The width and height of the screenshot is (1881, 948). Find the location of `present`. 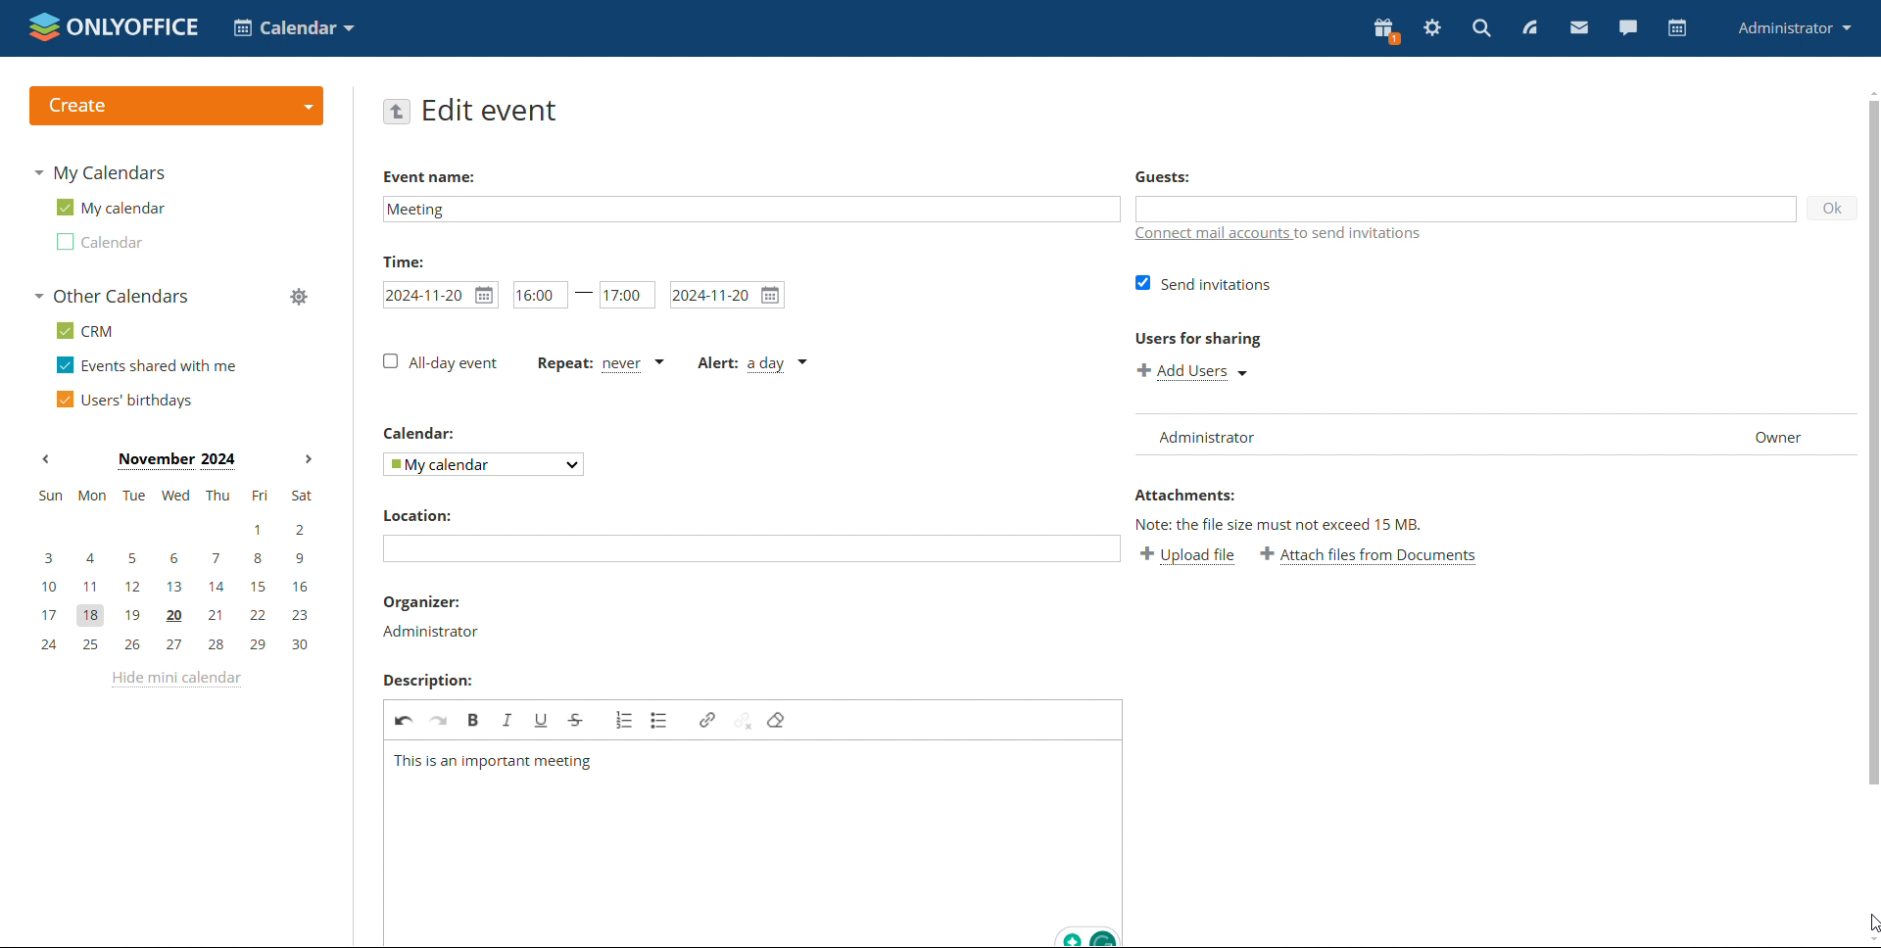

present is located at coordinates (1388, 29).